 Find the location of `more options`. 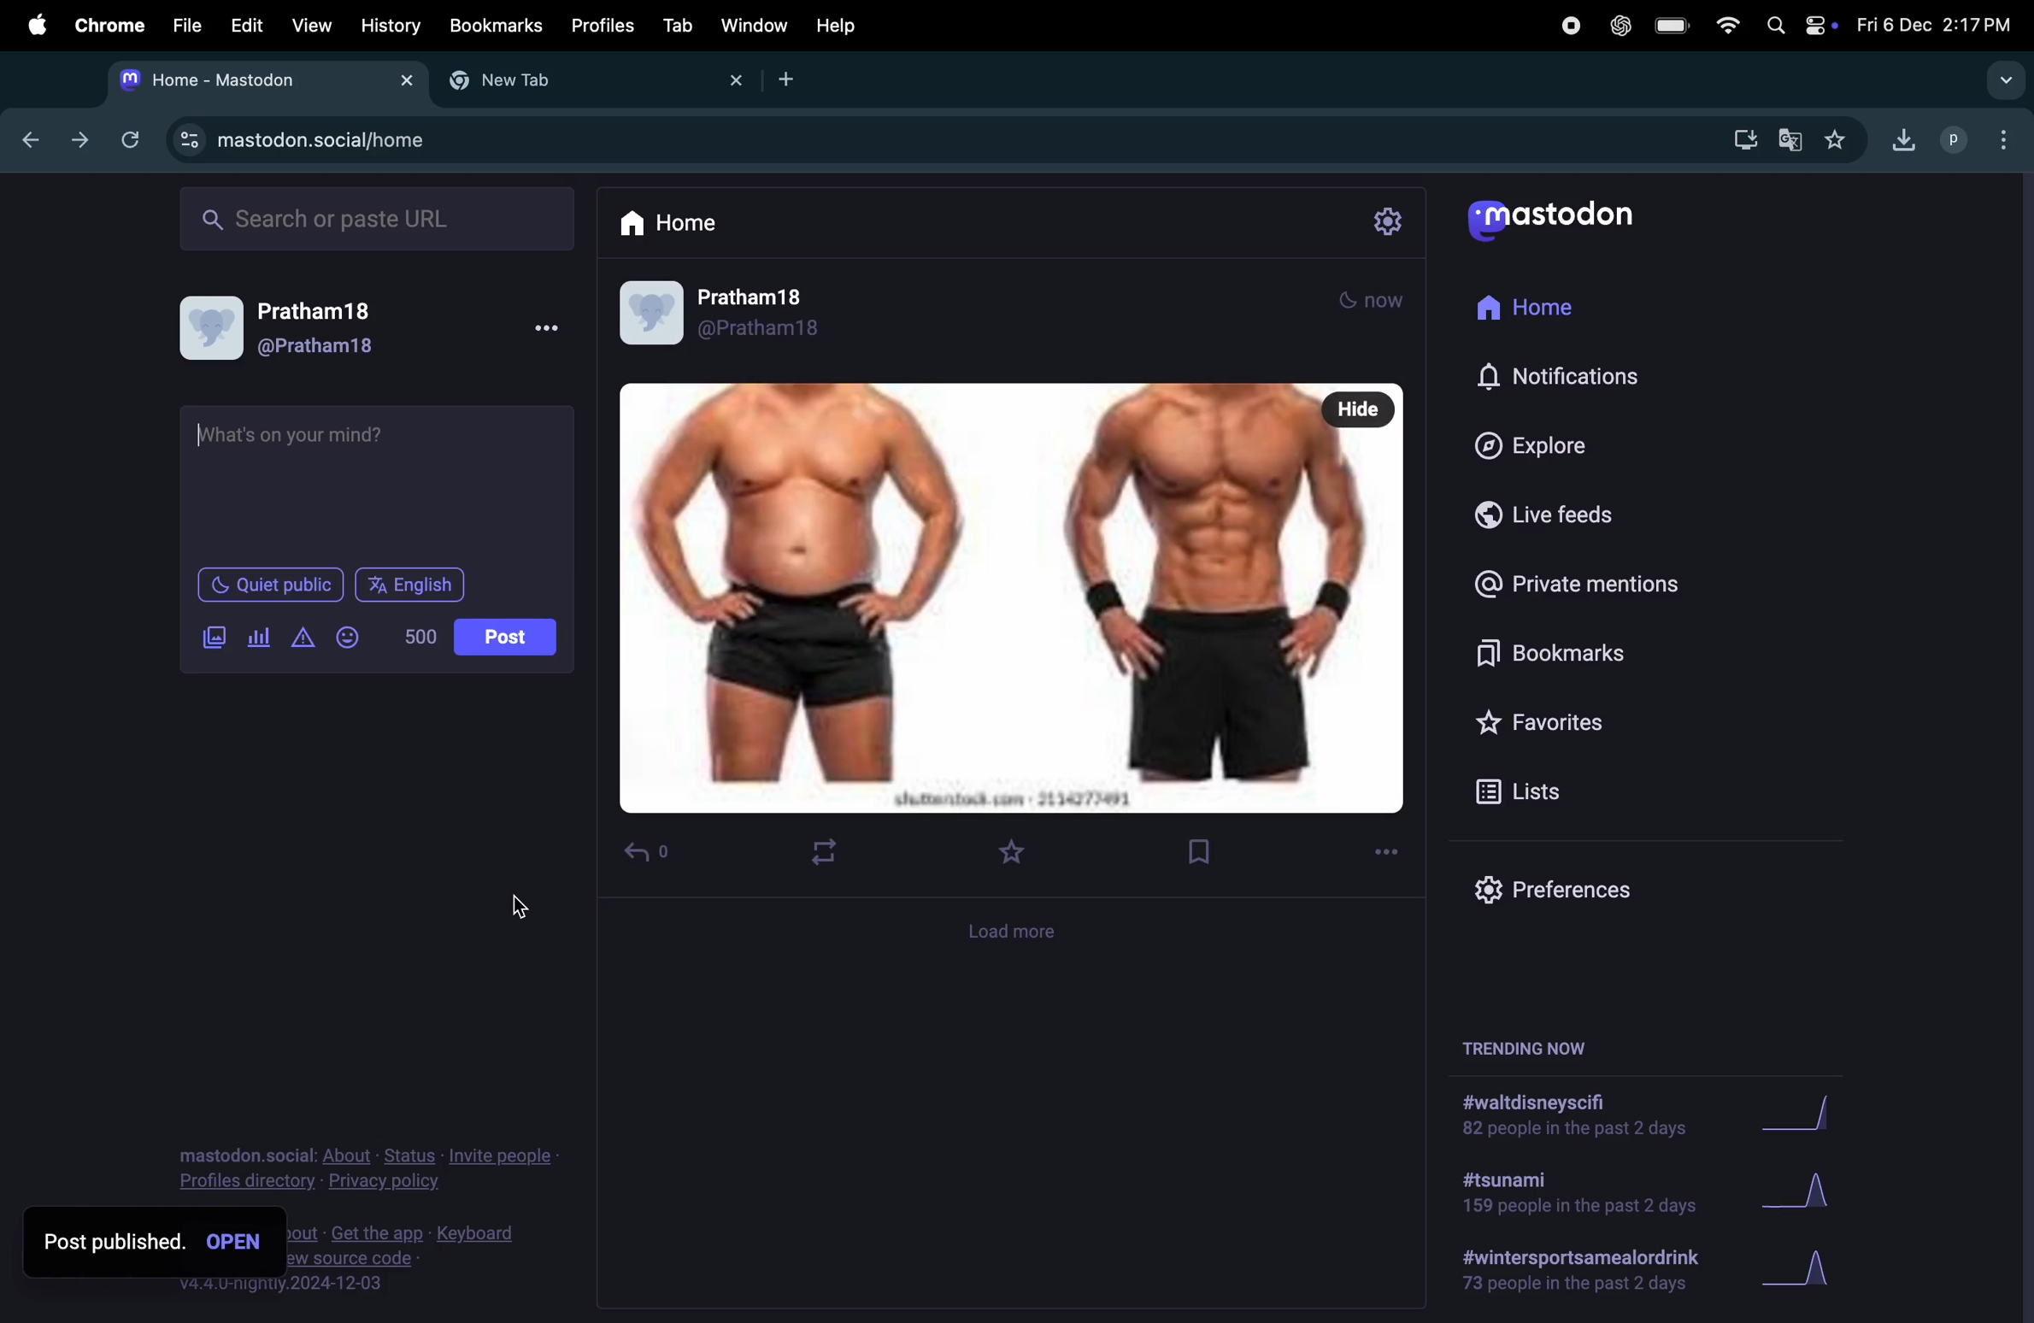

more options is located at coordinates (1387, 856).